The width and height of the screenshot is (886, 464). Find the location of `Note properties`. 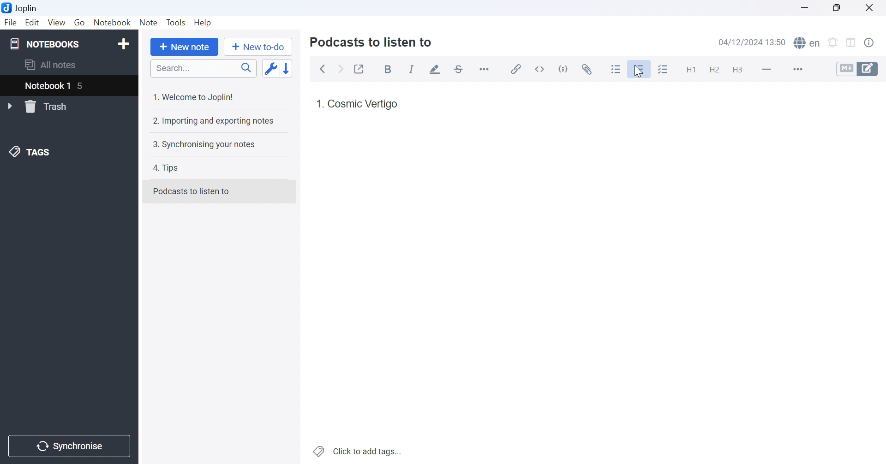

Note properties is located at coordinates (874, 44).